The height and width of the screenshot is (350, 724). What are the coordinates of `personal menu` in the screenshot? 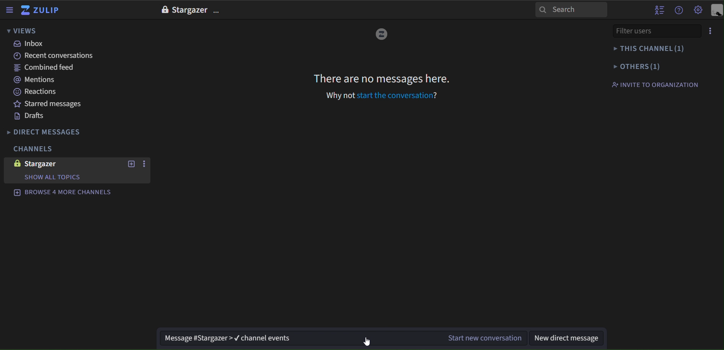 It's located at (716, 11).